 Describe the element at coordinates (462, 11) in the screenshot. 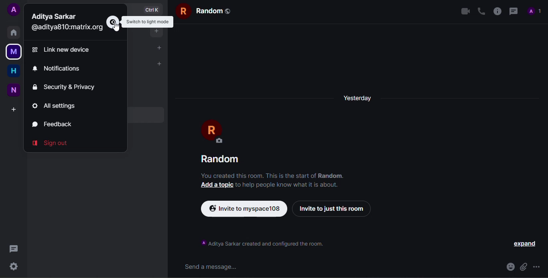

I see `video call` at that location.